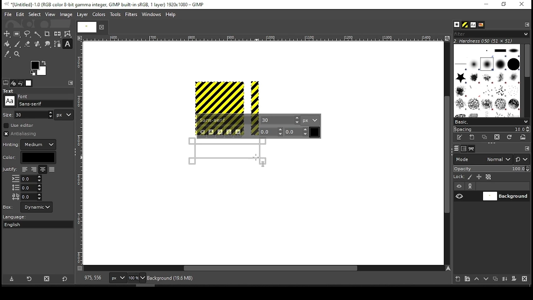 The width and height of the screenshot is (533, 300). Describe the element at coordinates (57, 33) in the screenshot. I see `flip tool` at that location.